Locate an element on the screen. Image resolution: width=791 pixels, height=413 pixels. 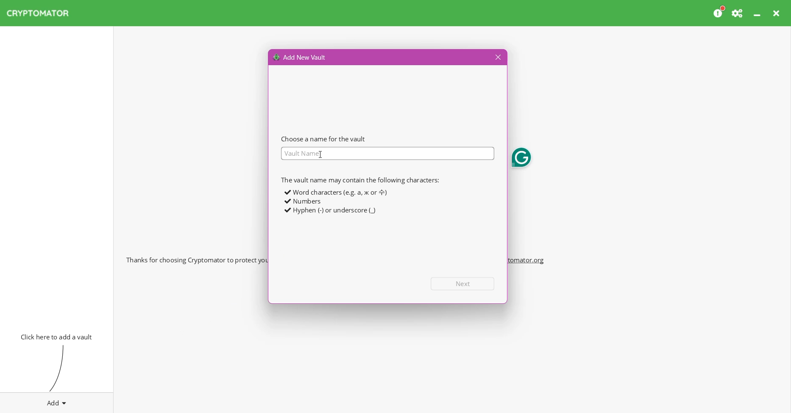
Vault Name is located at coordinates (387, 154).